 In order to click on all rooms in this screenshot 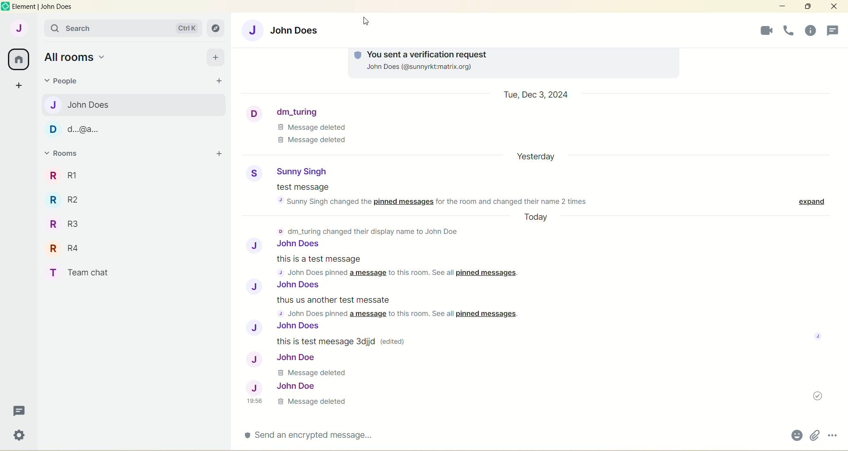, I will do `click(19, 59)`.